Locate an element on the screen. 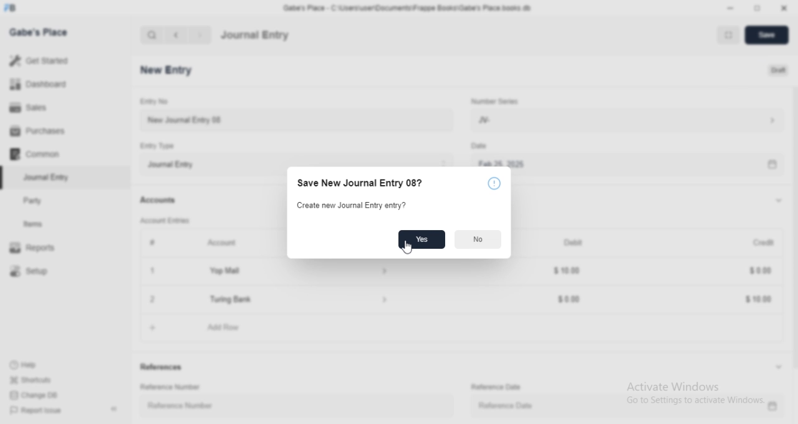 The image size is (798, 424). No is located at coordinates (478, 239).